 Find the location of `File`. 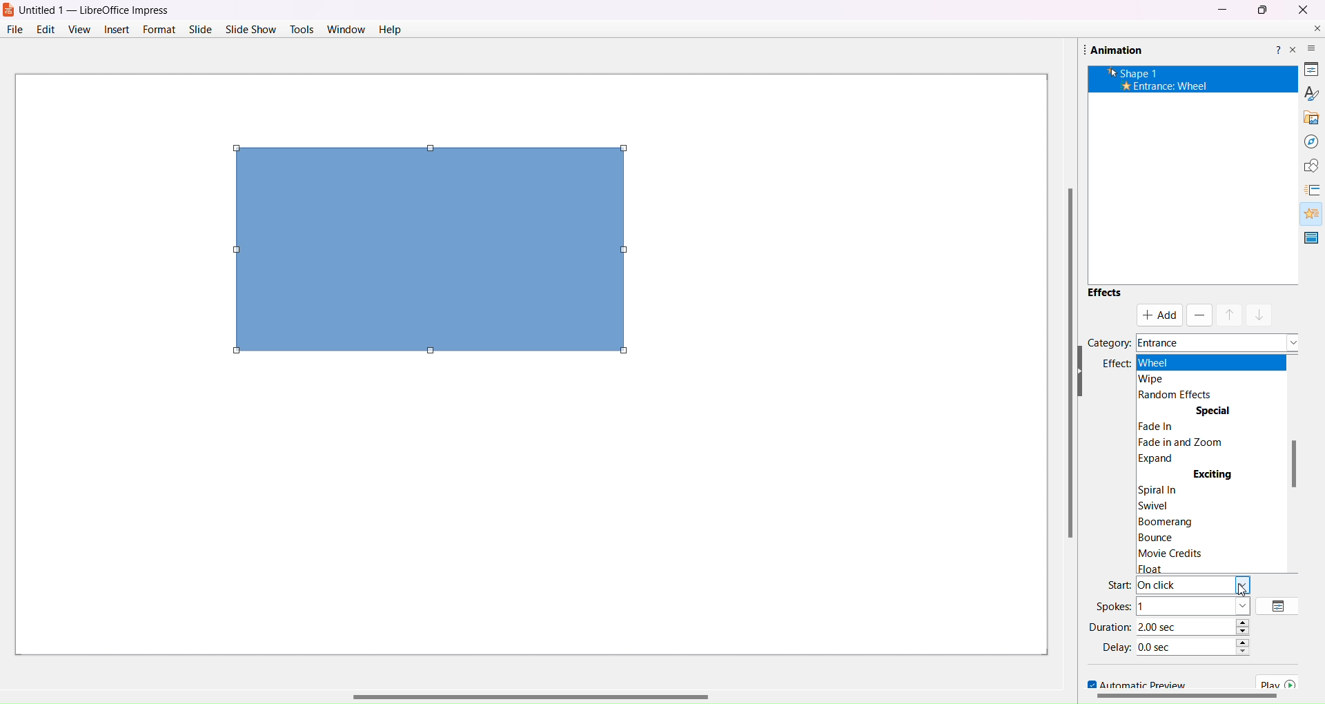

File is located at coordinates (14, 29).